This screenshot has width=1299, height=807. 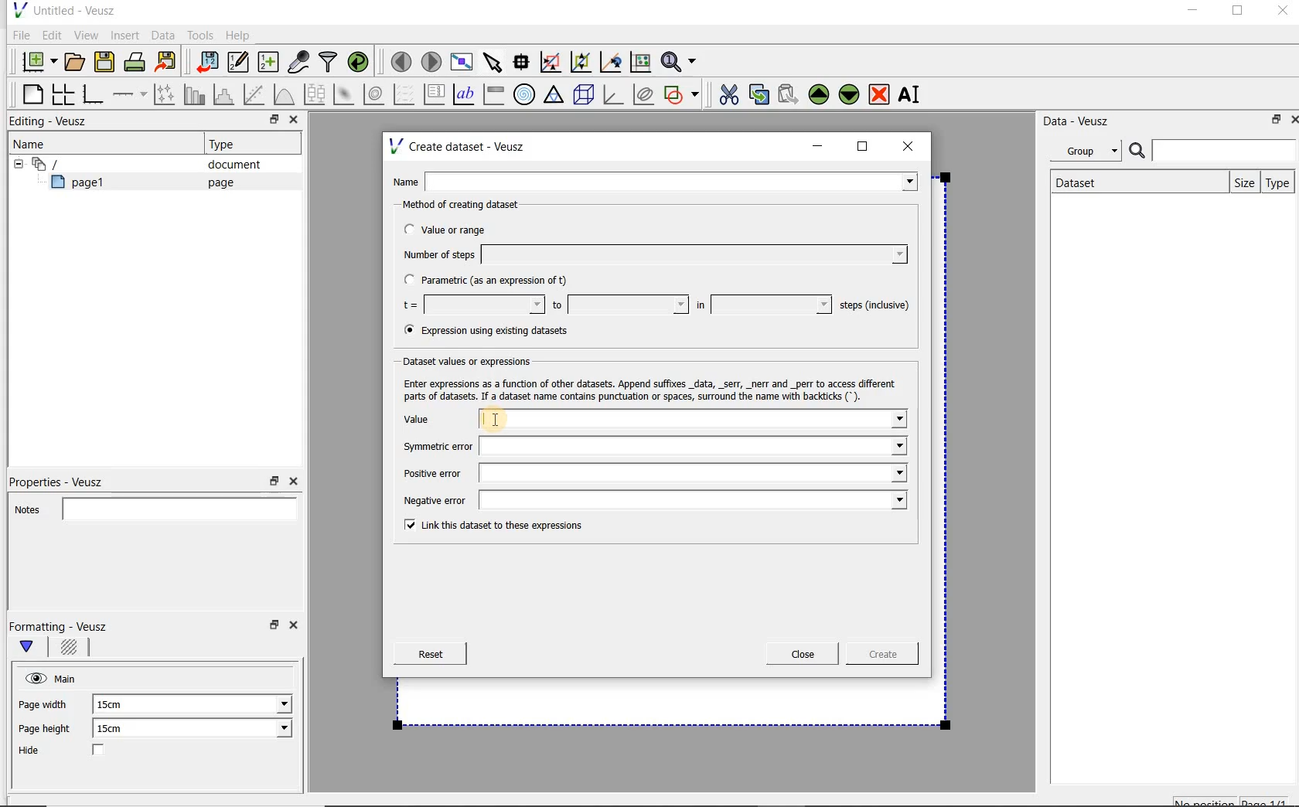 I want to click on Page width dropdown, so click(x=267, y=704).